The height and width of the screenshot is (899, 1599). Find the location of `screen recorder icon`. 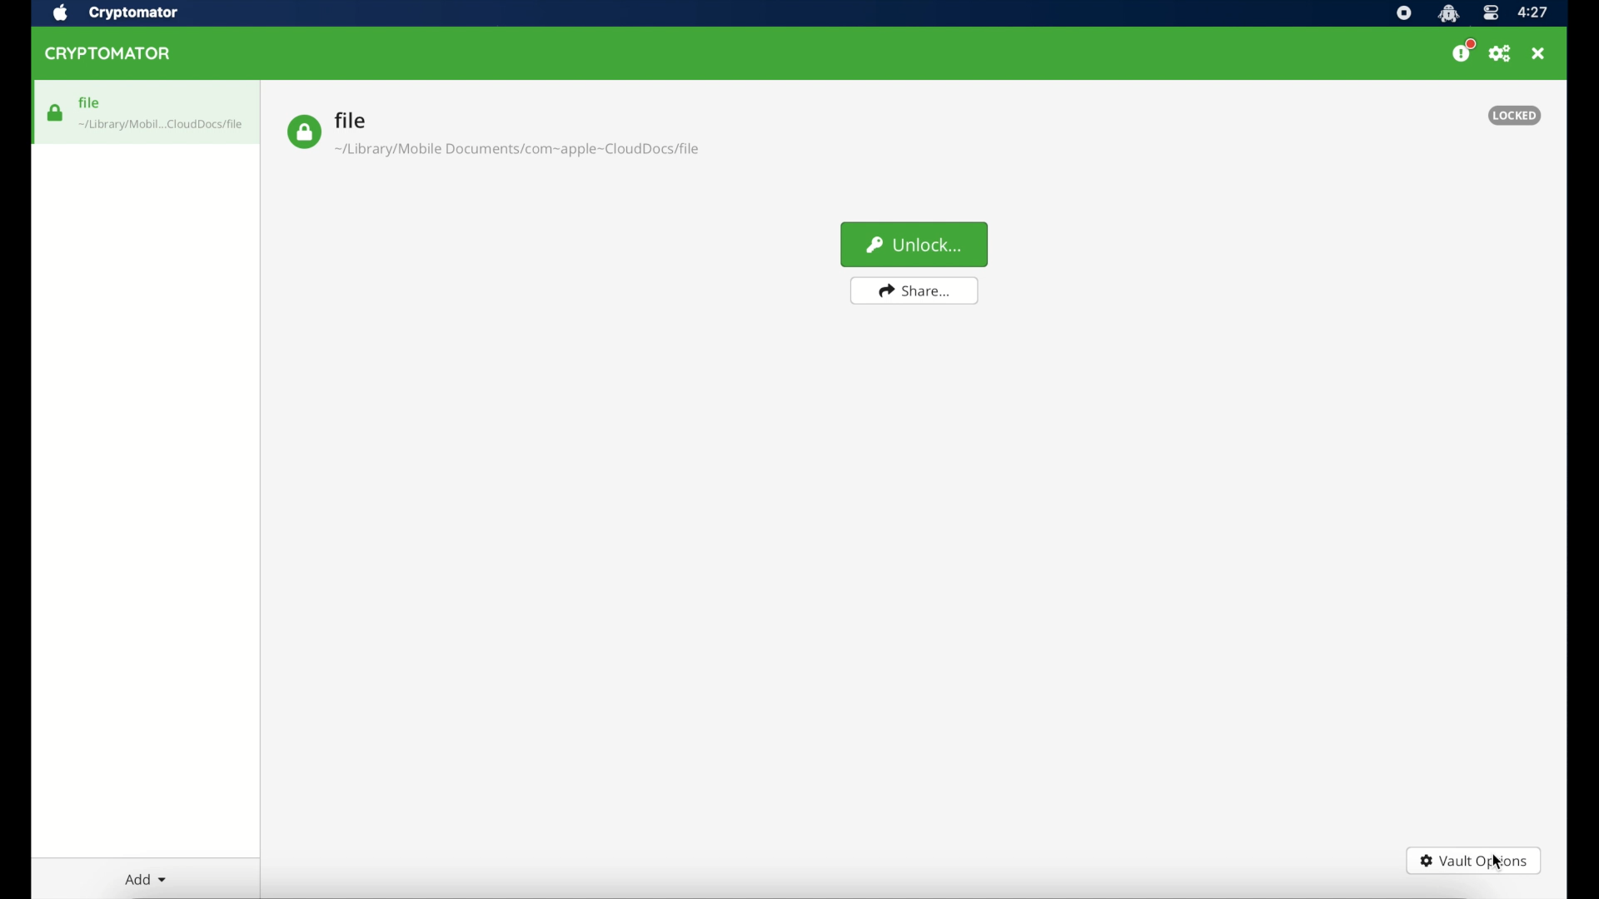

screen recorder icon is located at coordinates (1403, 13).